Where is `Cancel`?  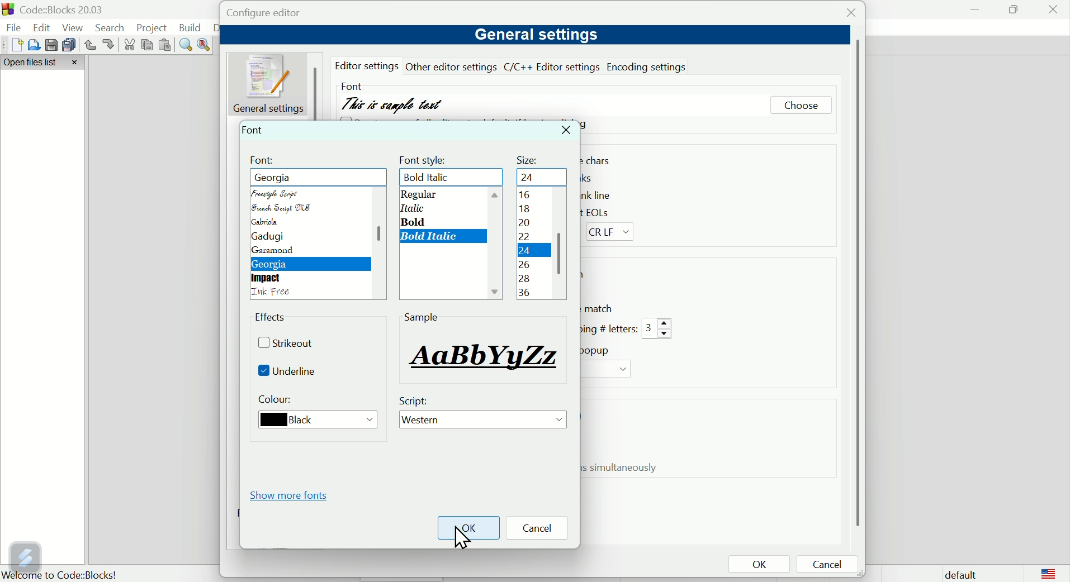
Cancel is located at coordinates (541, 529).